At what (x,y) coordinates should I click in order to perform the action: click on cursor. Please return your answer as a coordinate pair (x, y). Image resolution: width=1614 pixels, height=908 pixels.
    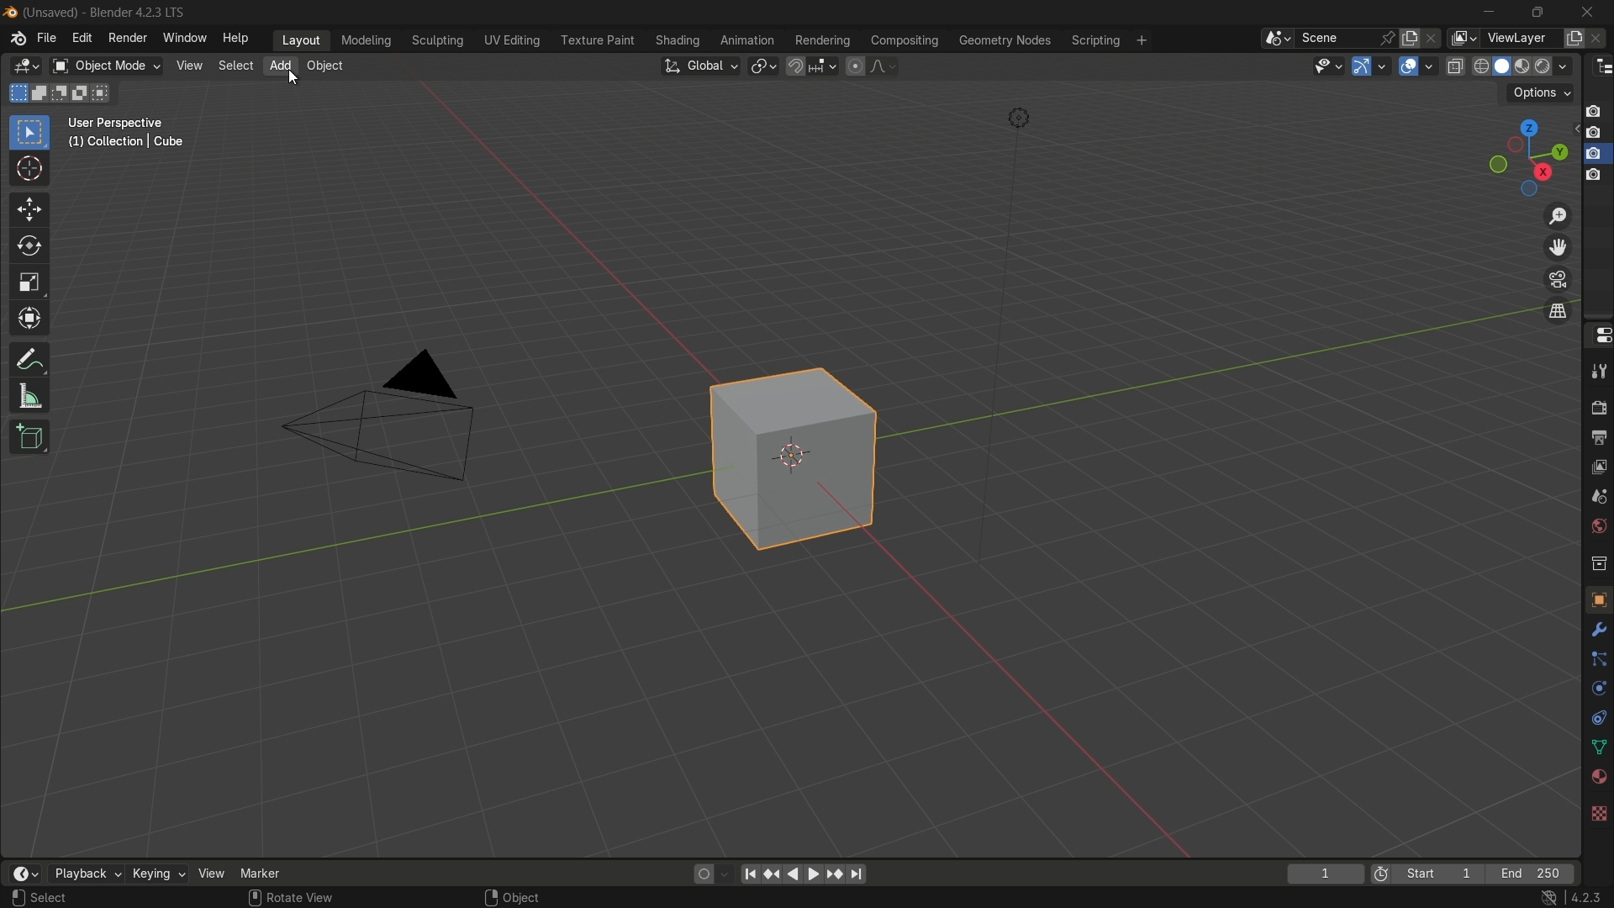
    Looking at the image, I should click on (293, 79).